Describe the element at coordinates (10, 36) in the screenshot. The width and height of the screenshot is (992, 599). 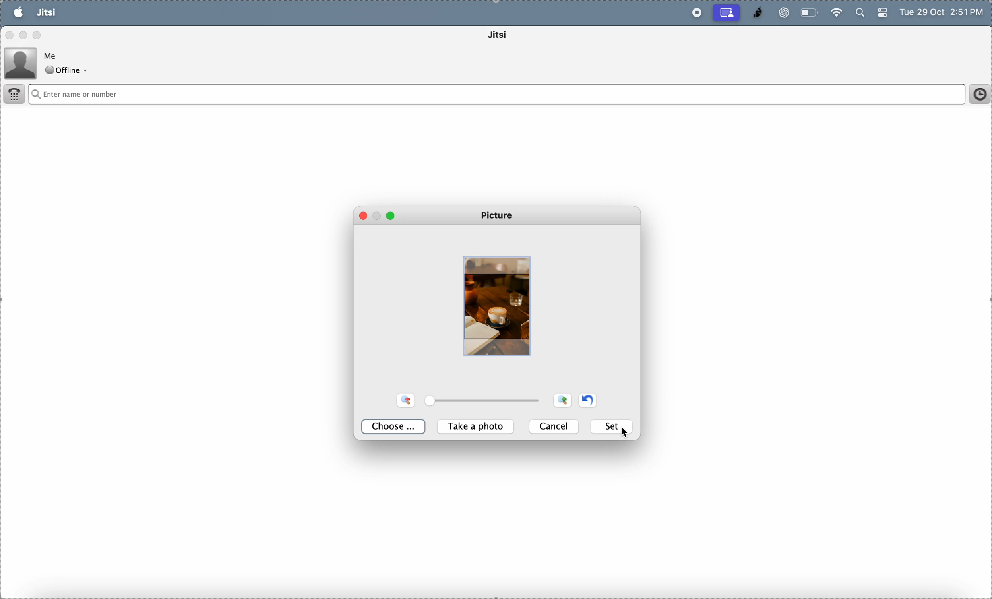
I see `close window` at that location.